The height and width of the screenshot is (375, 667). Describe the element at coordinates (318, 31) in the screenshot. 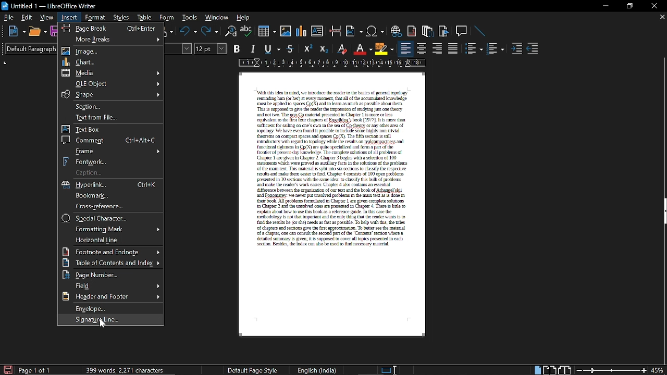

I see `insert text` at that location.